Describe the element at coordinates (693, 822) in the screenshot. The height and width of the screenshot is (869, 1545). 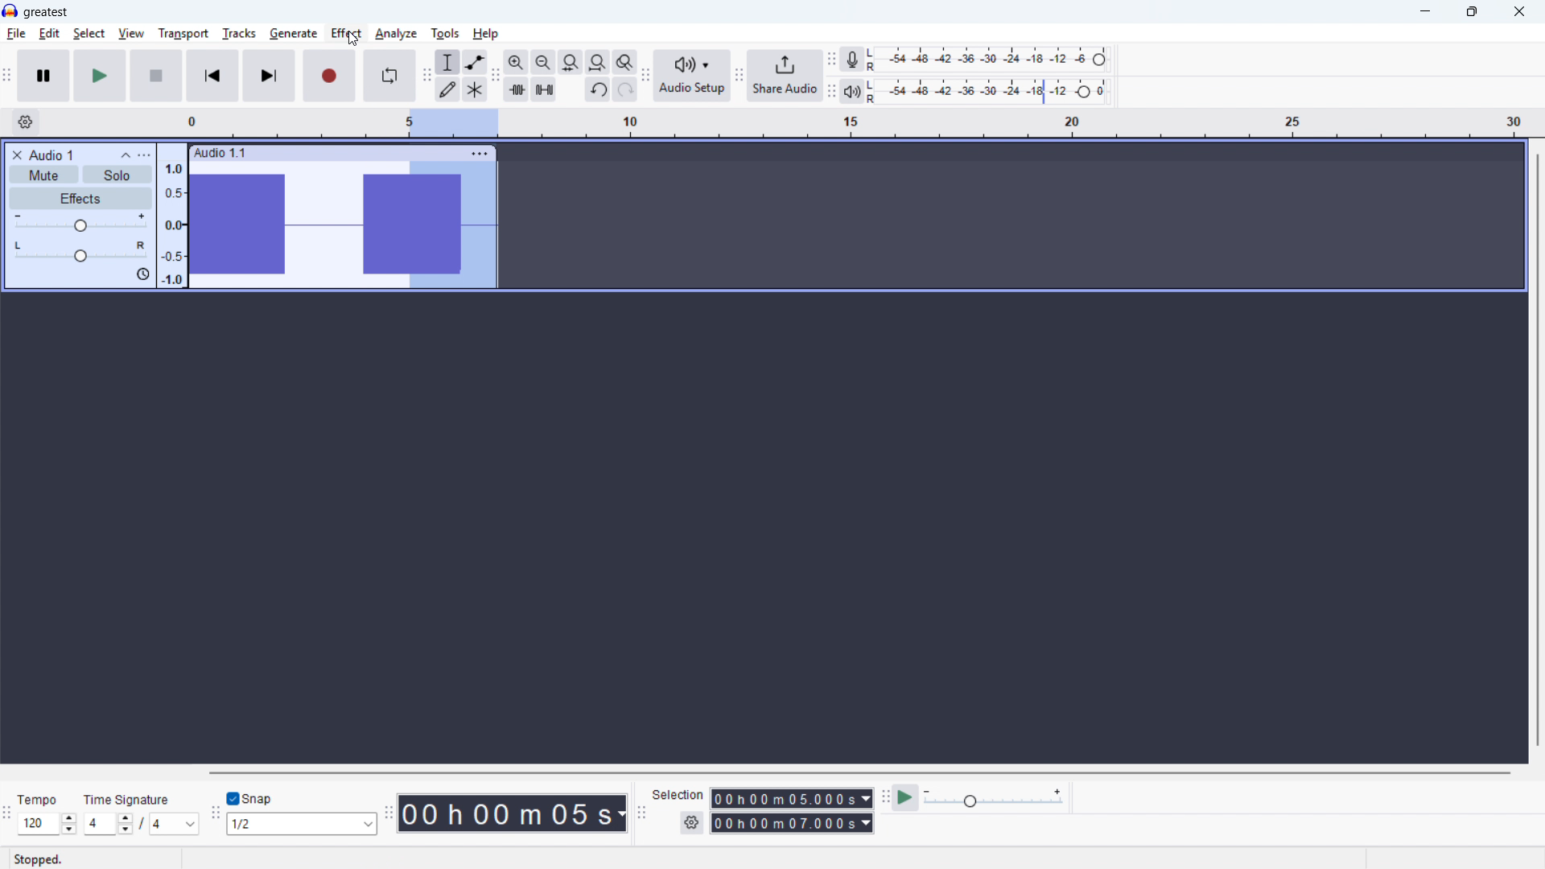
I see `Selection settings ` at that location.